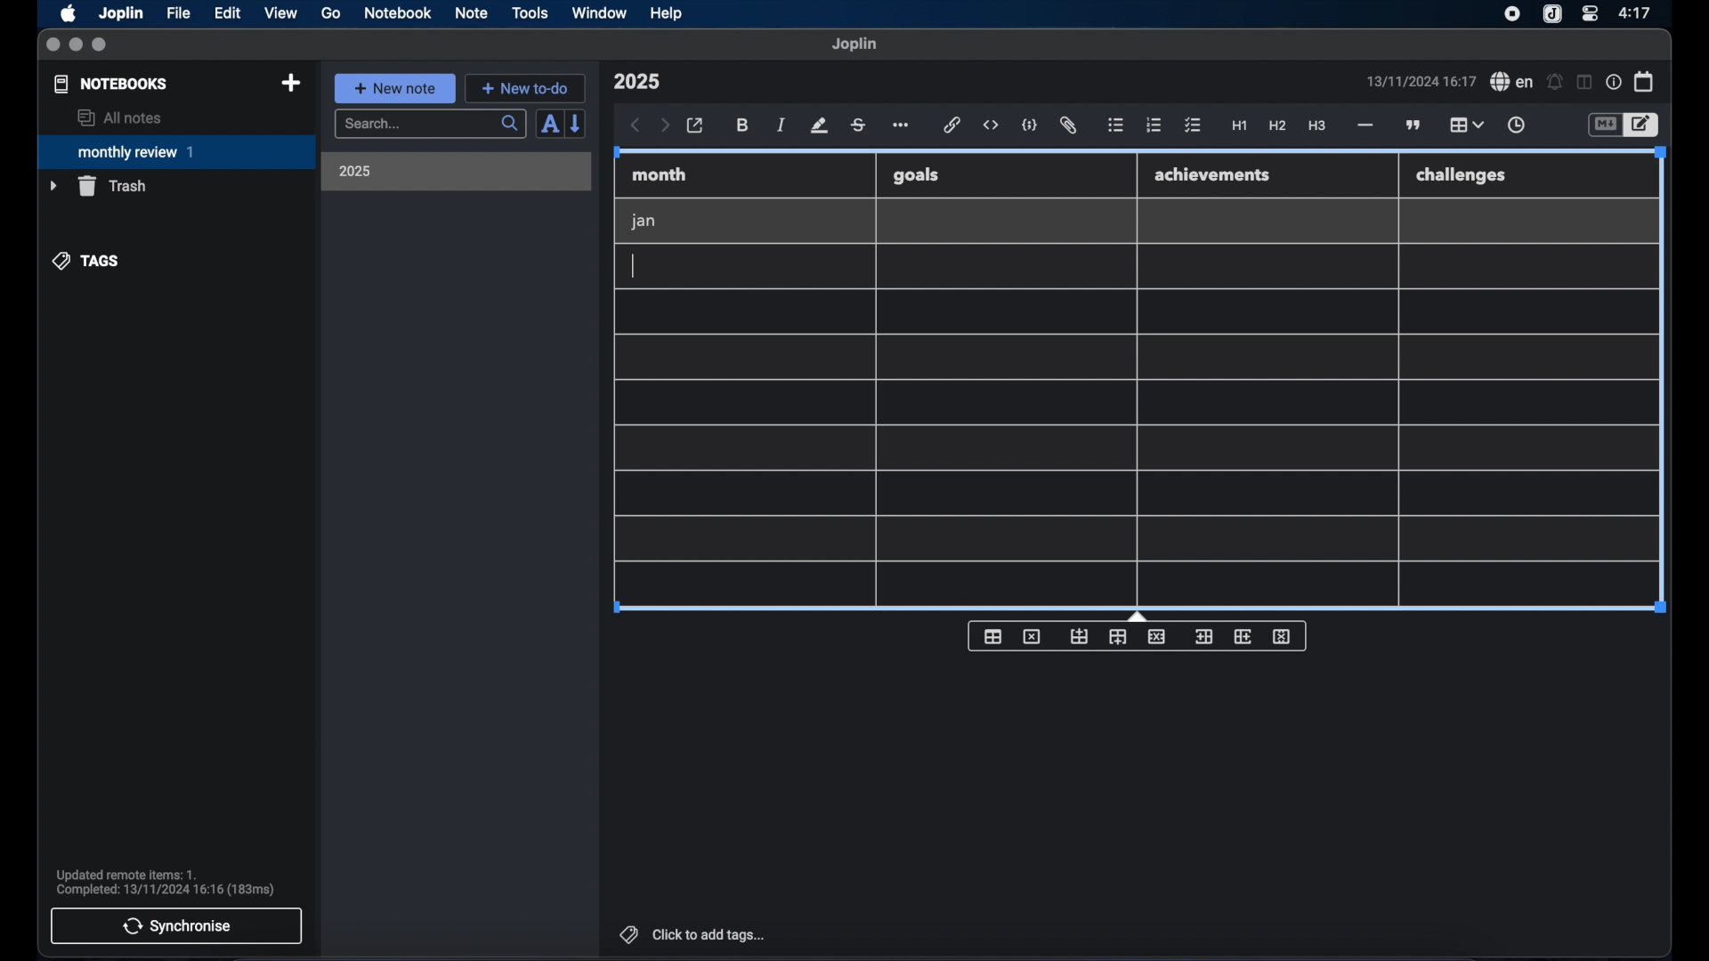 This screenshot has width=1709, height=961. Describe the element at coordinates (1030, 126) in the screenshot. I see `code` at that location.